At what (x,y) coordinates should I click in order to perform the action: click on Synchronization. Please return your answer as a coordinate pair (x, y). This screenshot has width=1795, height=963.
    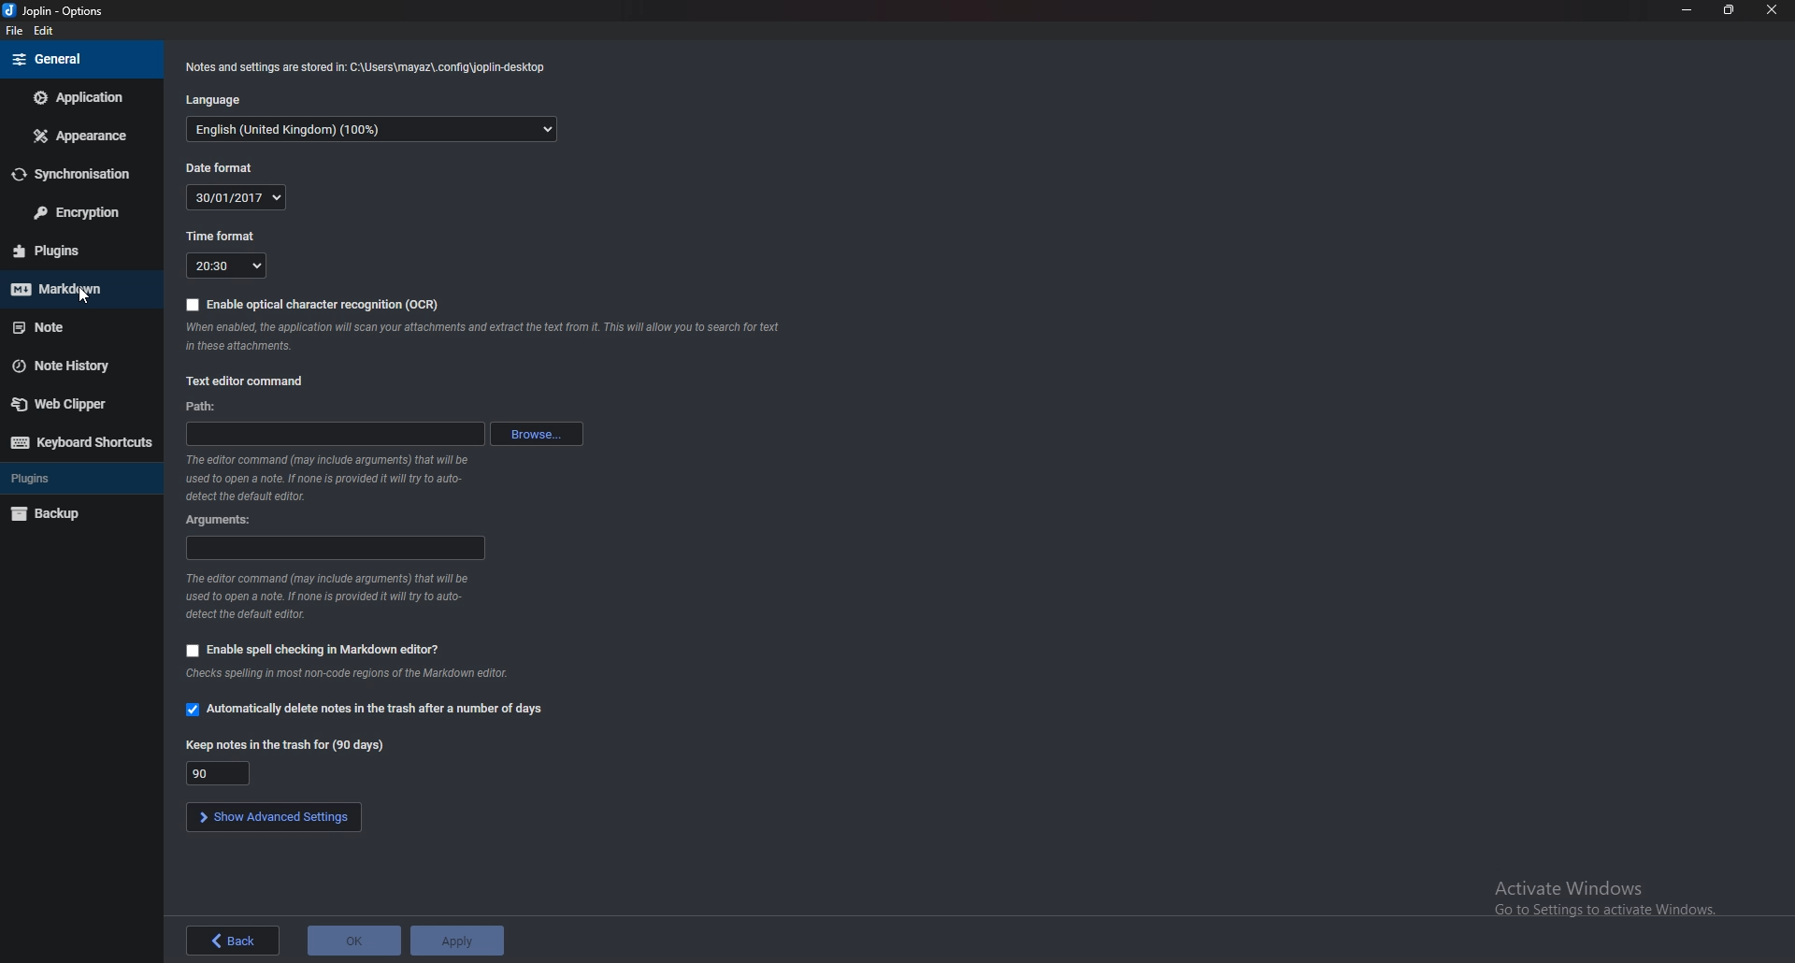
    Looking at the image, I should click on (79, 174).